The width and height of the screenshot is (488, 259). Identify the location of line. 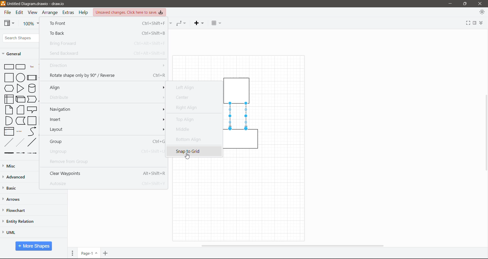
(32, 142).